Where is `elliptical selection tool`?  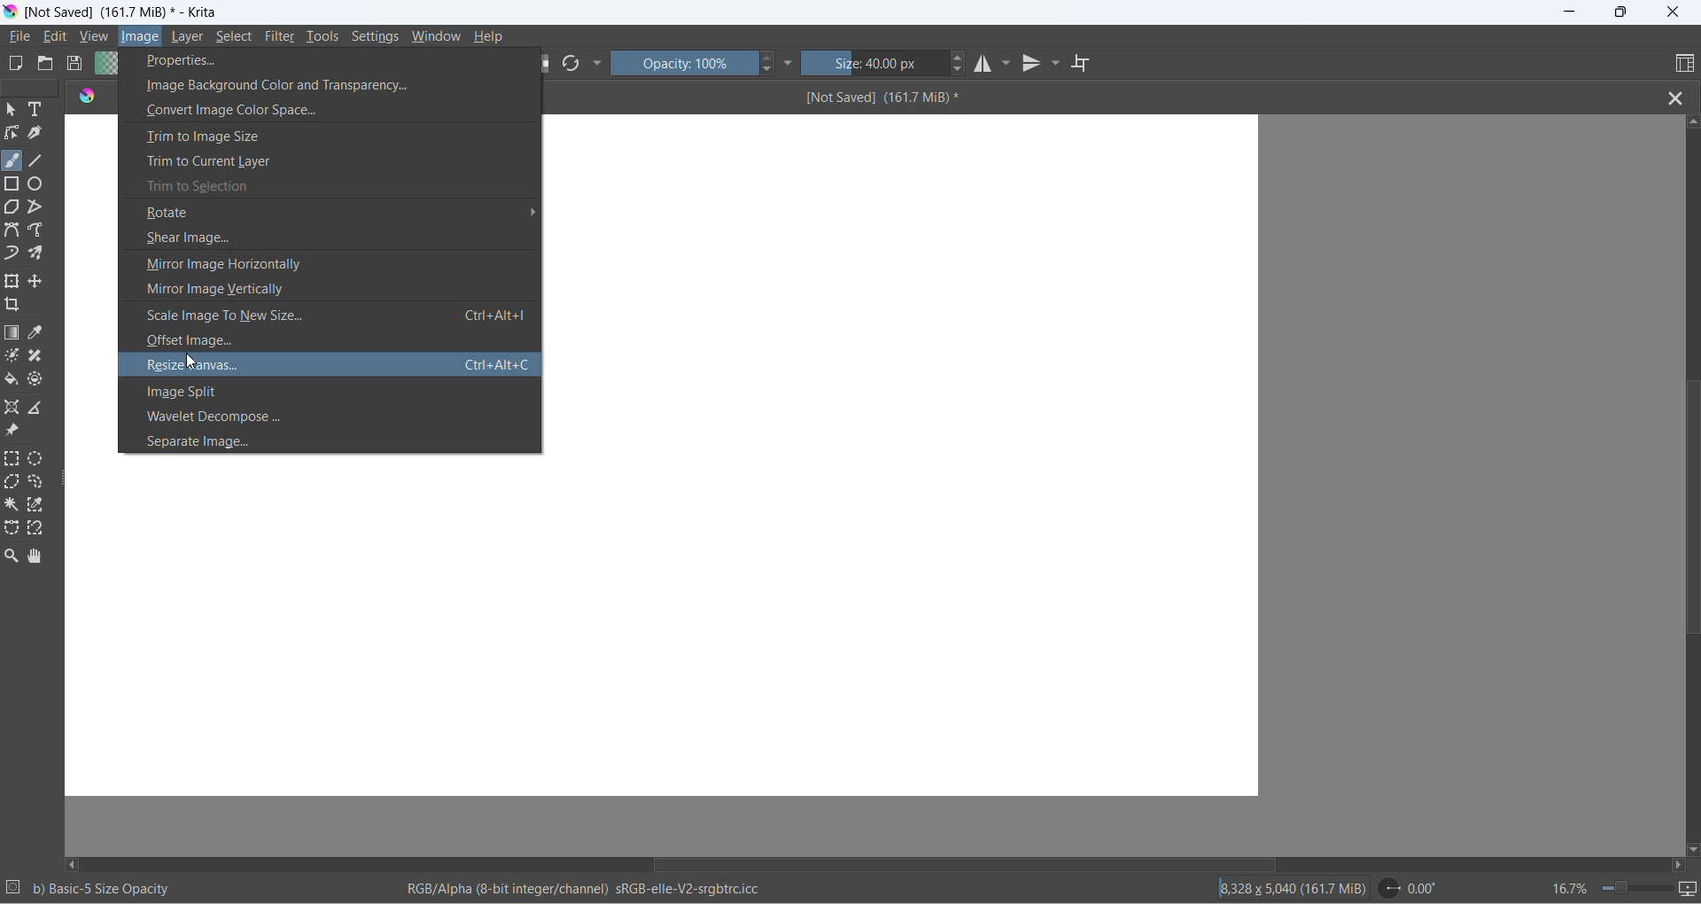
elliptical selection tool is located at coordinates (40, 458).